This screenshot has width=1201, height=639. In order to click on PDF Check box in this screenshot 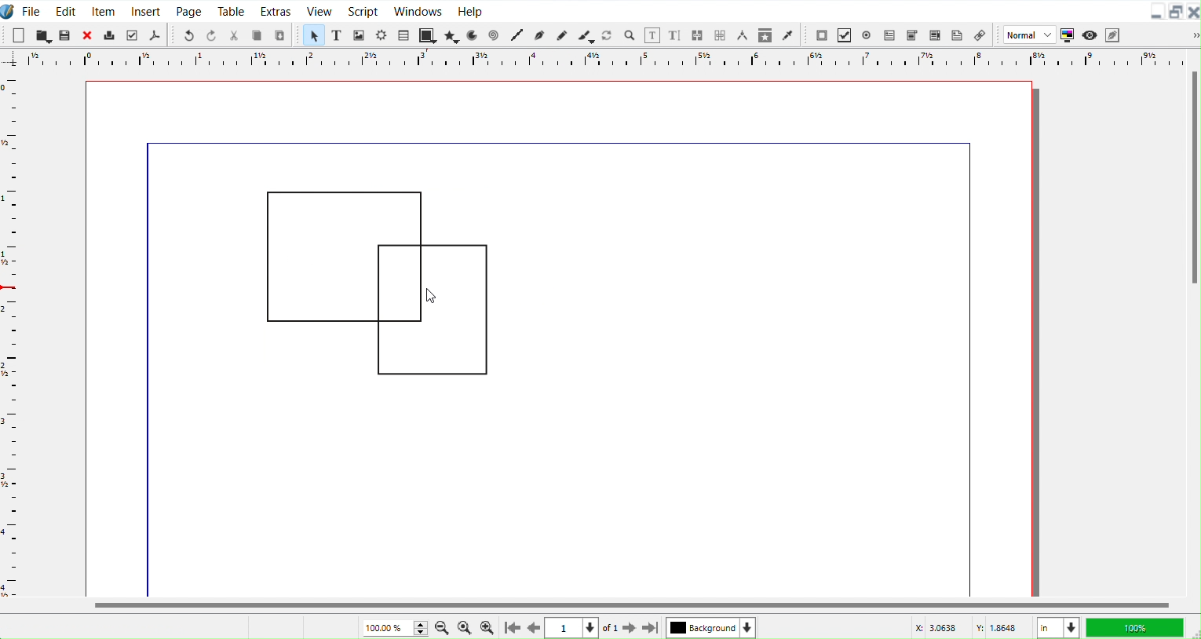, I will do `click(844, 35)`.